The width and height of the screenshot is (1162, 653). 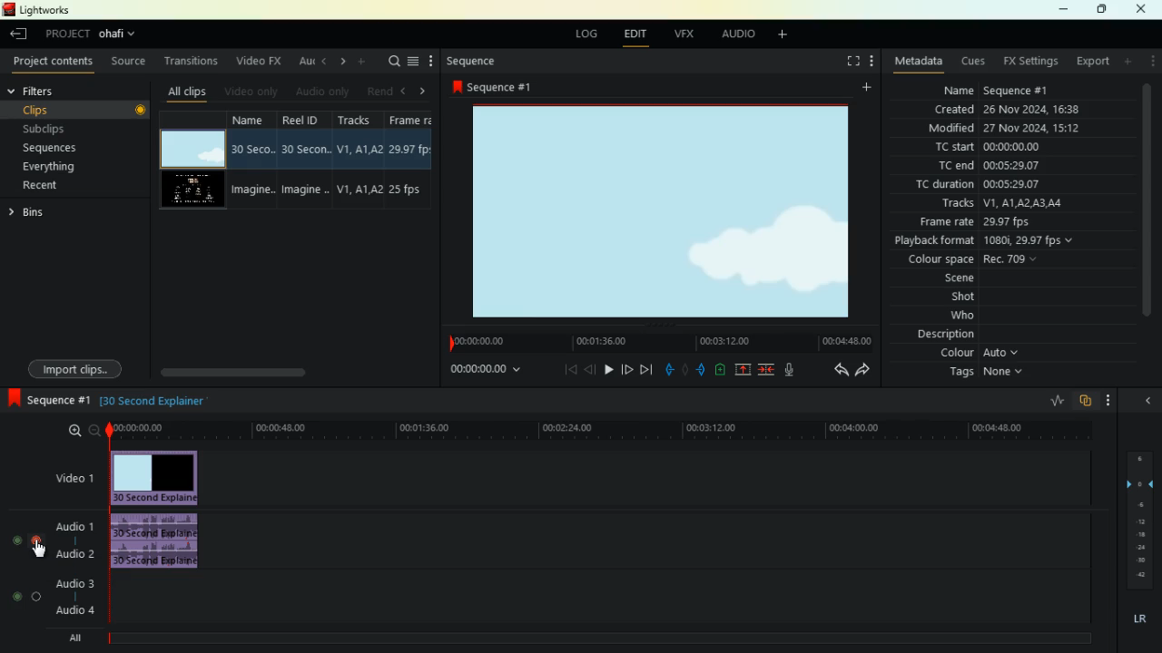 I want to click on up, so click(x=744, y=371).